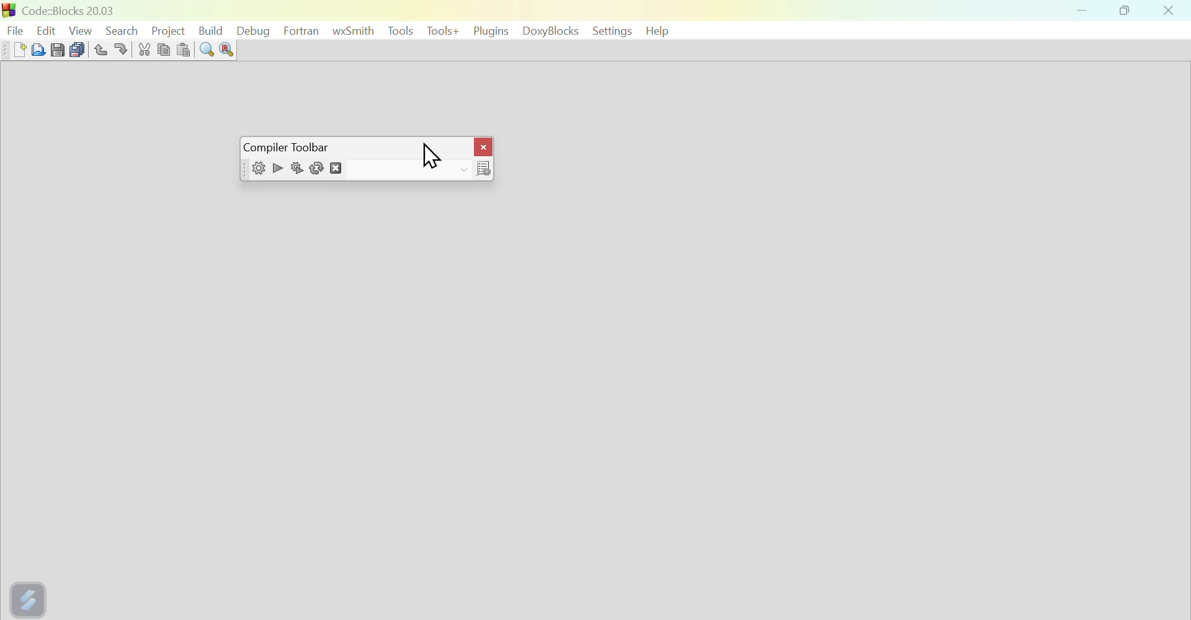 This screenshot has width=1191, height=620. Describe the element at coordinates (481, 169) in the screenshot. I see `More information` at that location.